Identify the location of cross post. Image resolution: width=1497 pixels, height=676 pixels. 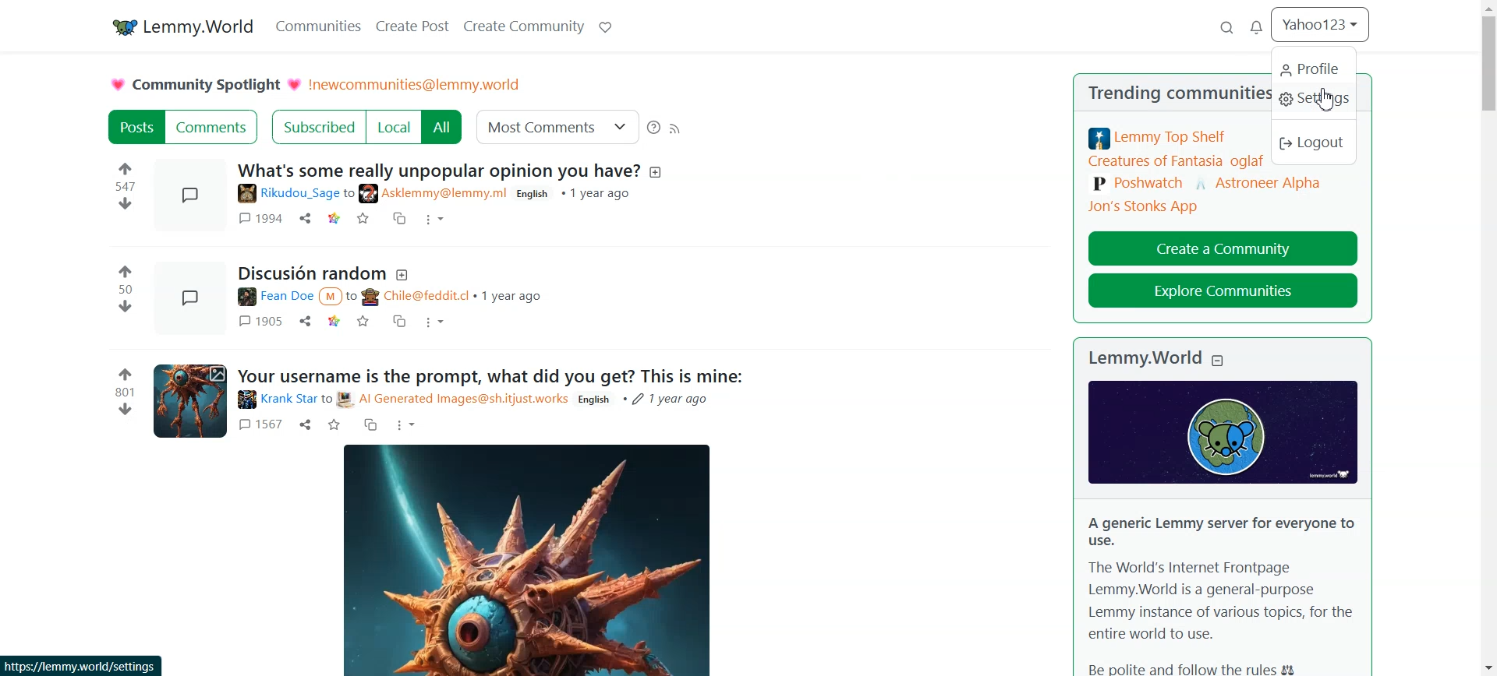
(370, 424).